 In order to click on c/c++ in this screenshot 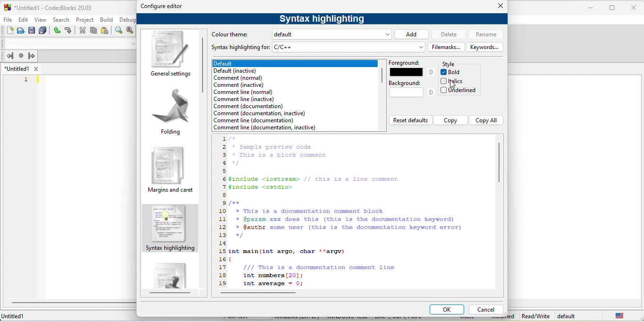, I will do `click(348, 47)`.